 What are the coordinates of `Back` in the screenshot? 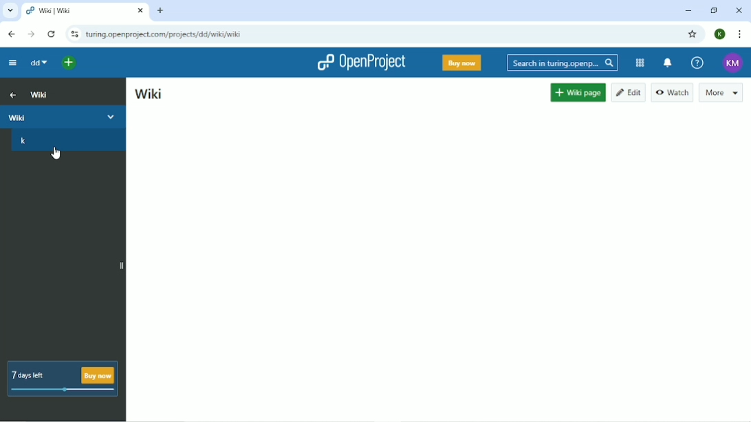 It's located at (10, 33).